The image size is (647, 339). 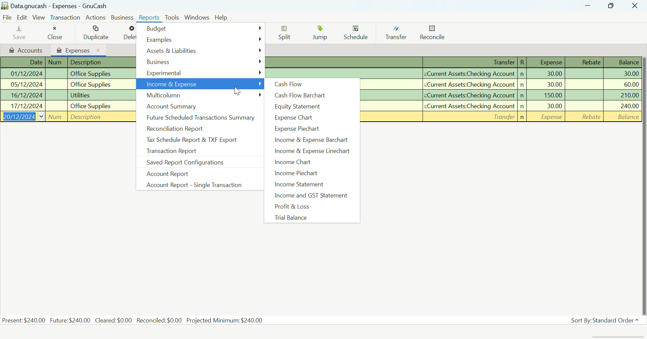 What do you see at coordinates (130, 34) in the screenshot?
I see `Delete` at bounding box center [130, 34].